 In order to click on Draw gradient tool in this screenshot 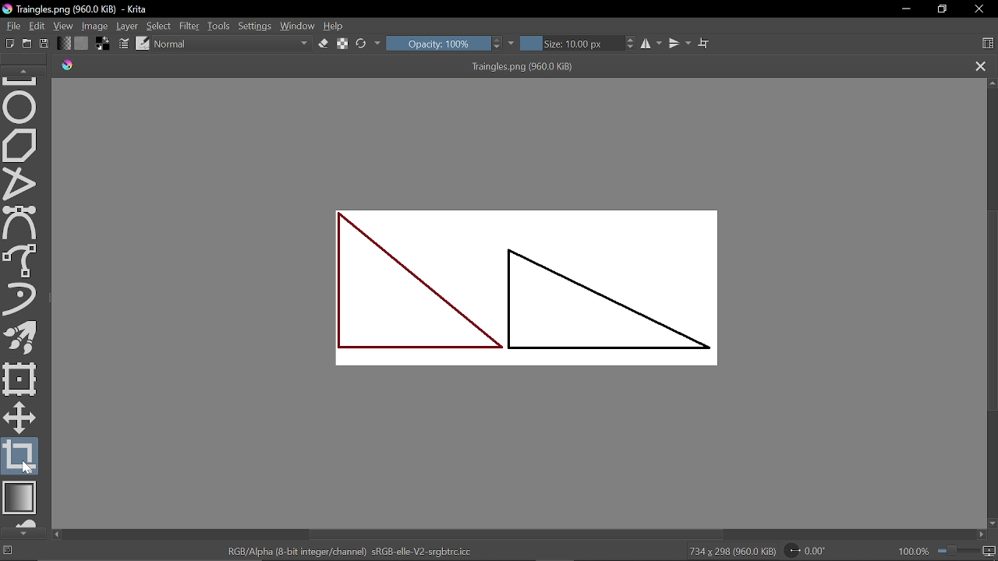, I will do `click(22, 499)`.